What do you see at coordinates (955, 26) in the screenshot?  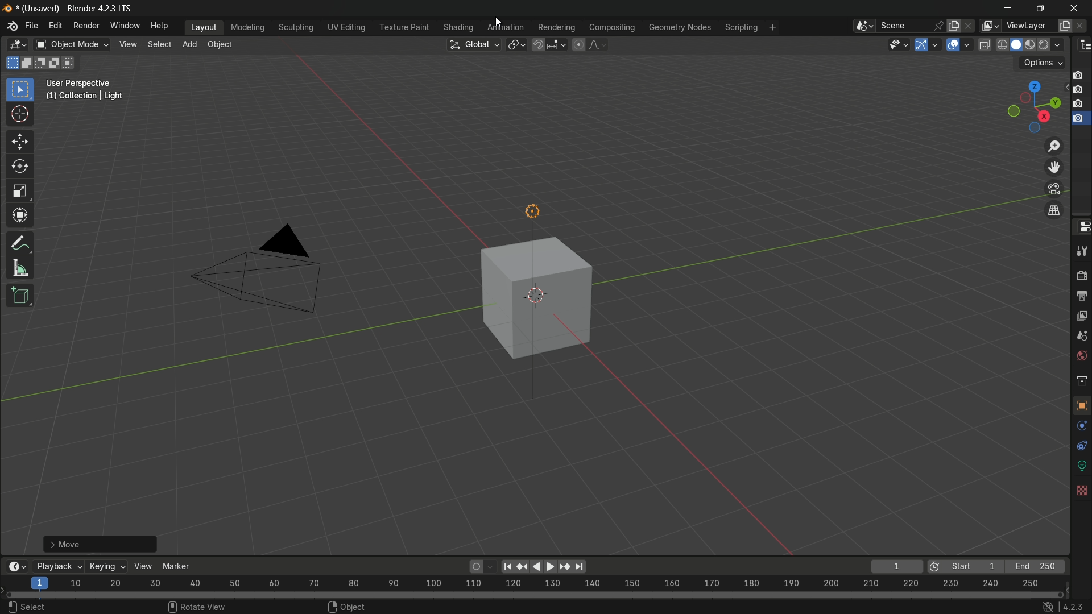 I see `add new scene` at bounding box center [955, 26].